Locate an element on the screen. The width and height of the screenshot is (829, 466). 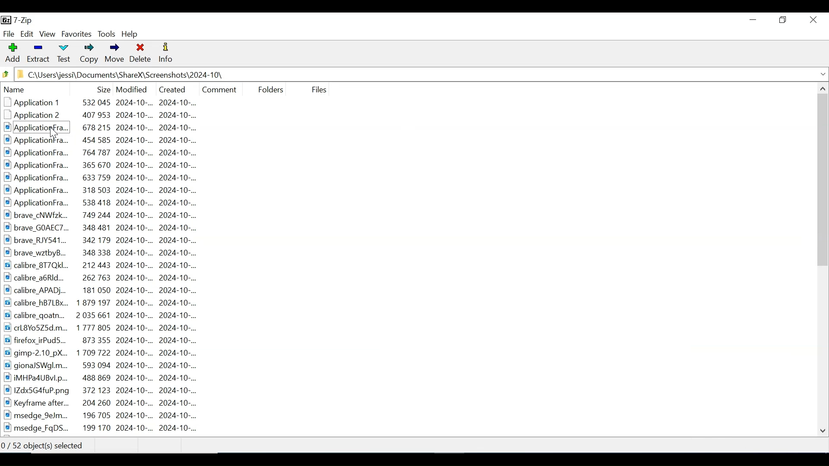
ApplicationFra.. 538 418 2024-10-.. 2024-10-... is located at coordinates (108, 203).